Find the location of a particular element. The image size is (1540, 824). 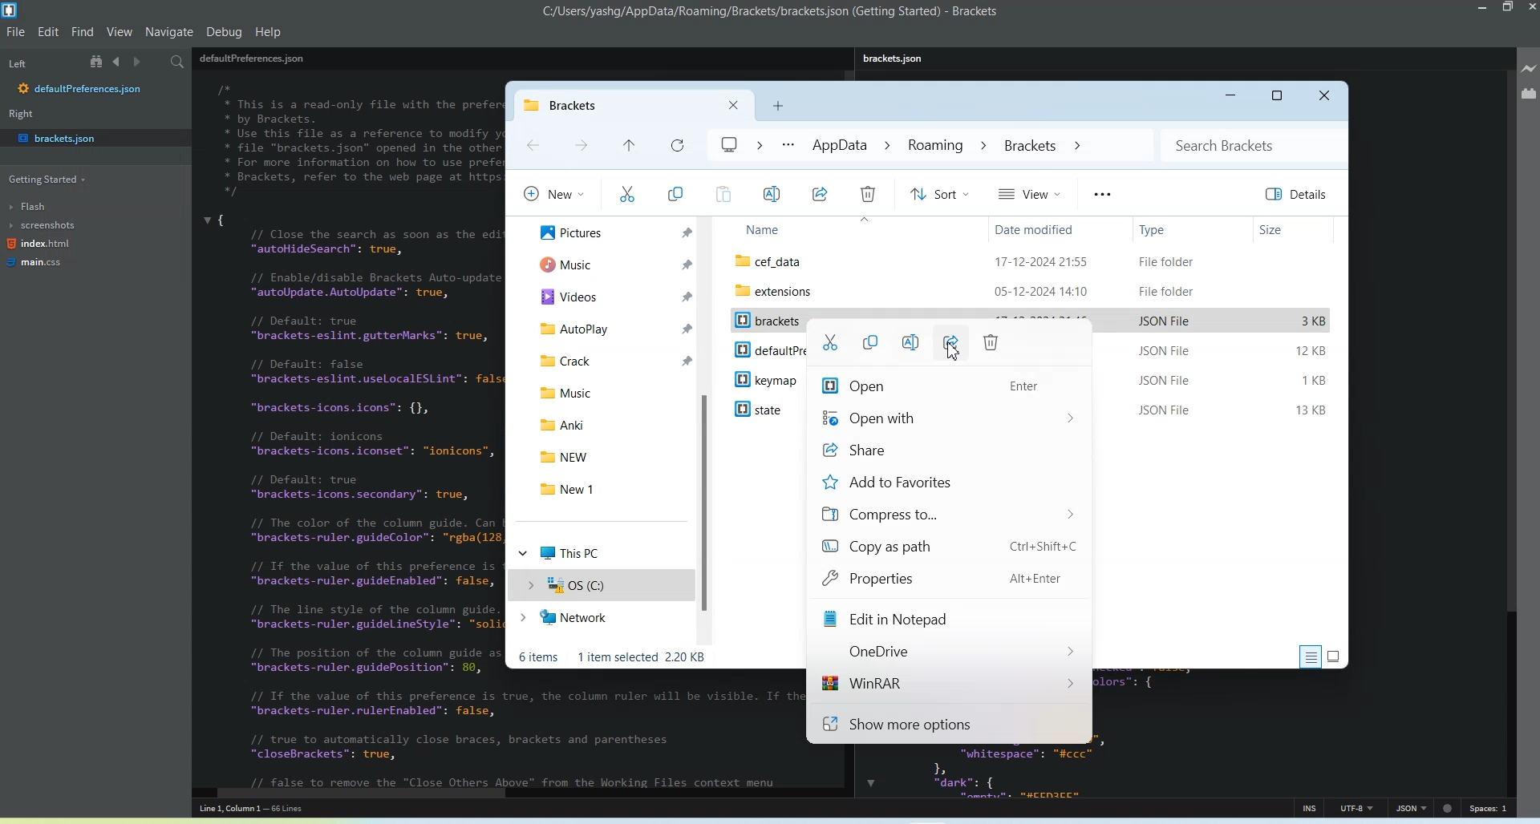

Delete is located at coordinates (992, 342).